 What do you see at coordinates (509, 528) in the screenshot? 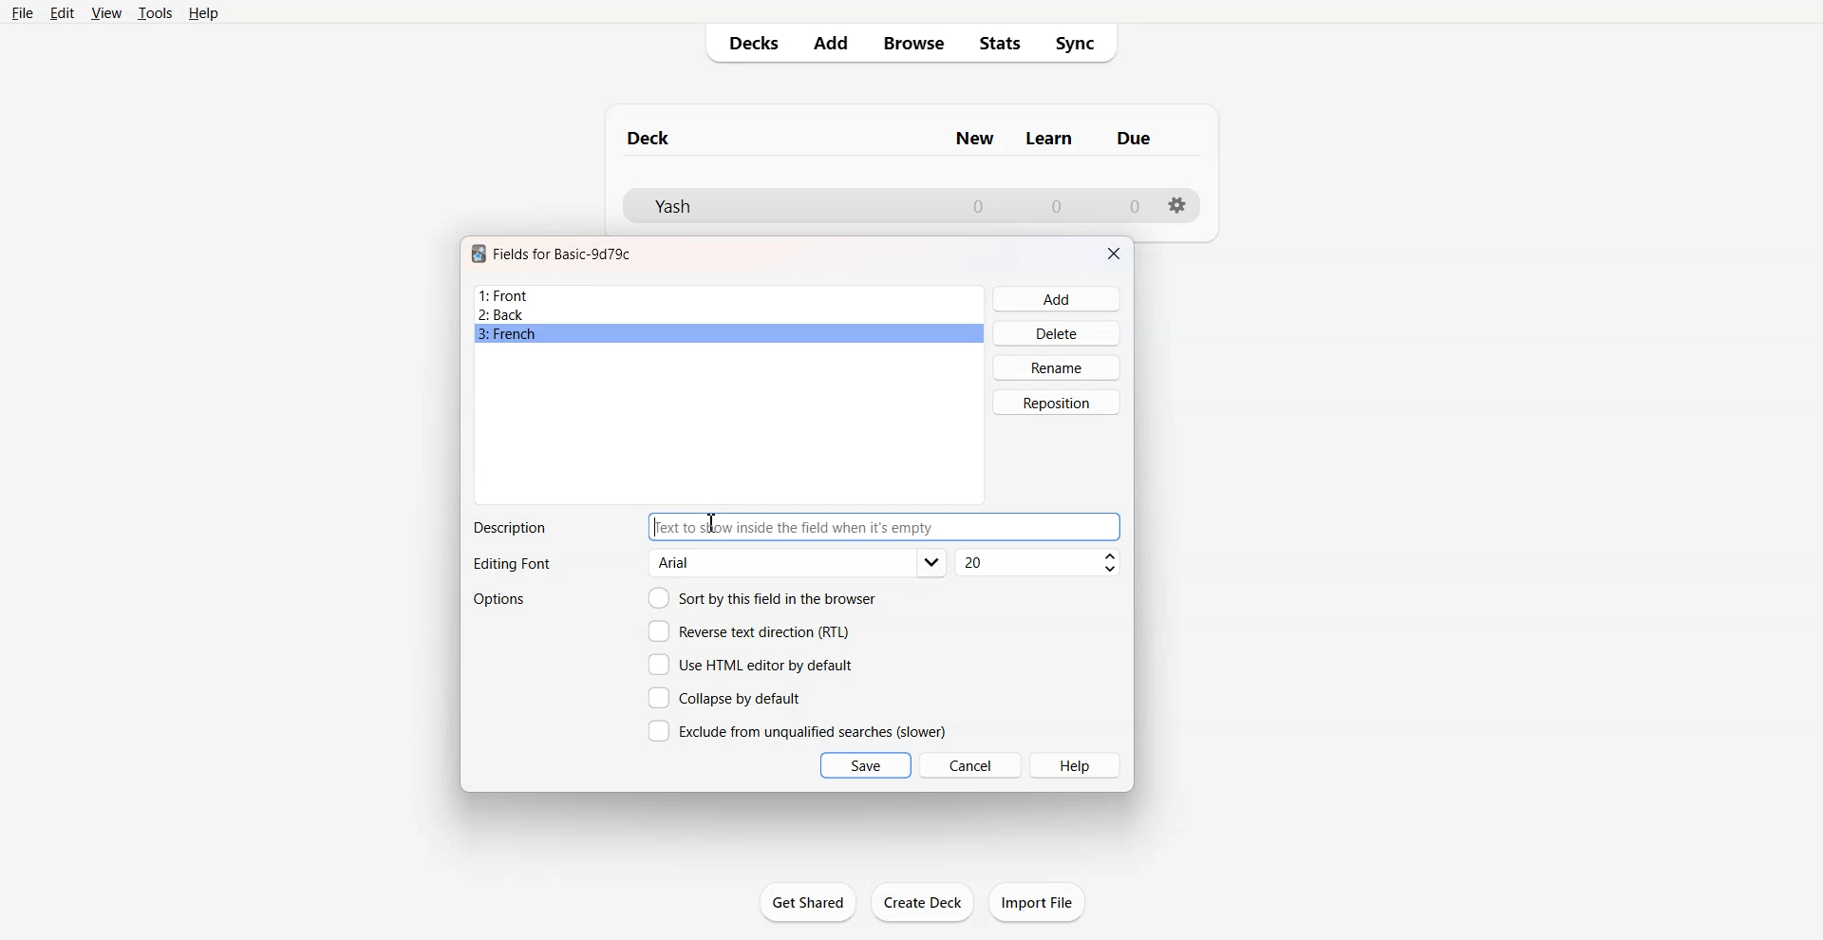
I see `Text` at bounding box center [509, 528].